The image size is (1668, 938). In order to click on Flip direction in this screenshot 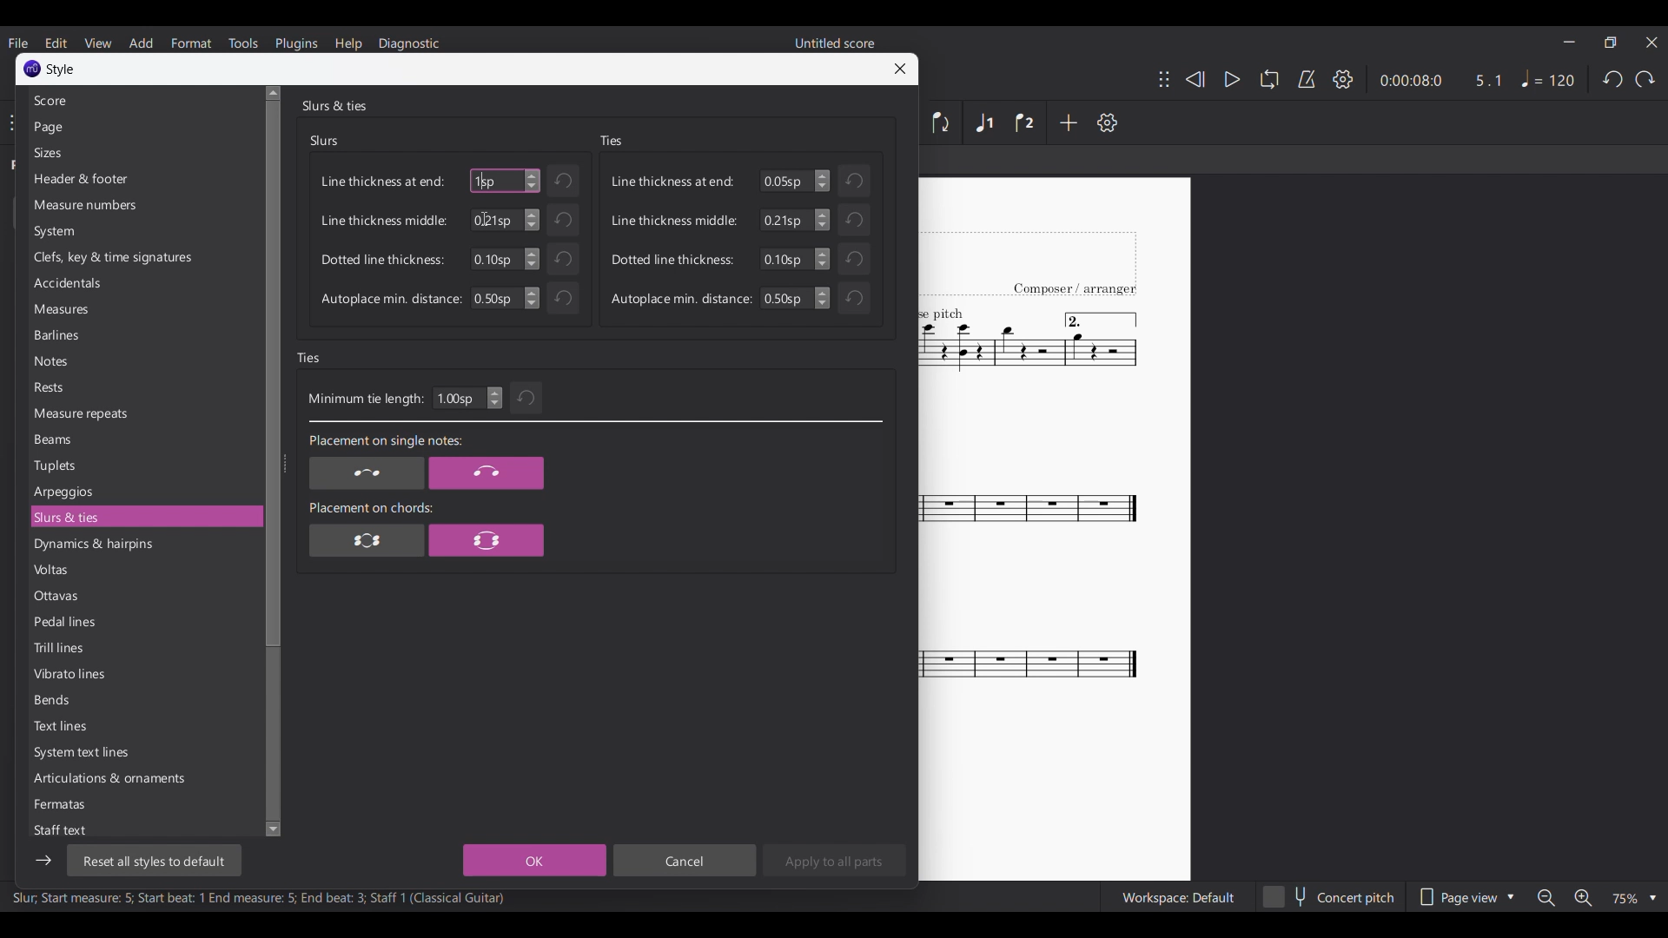, I will do `click(942, 122)`.